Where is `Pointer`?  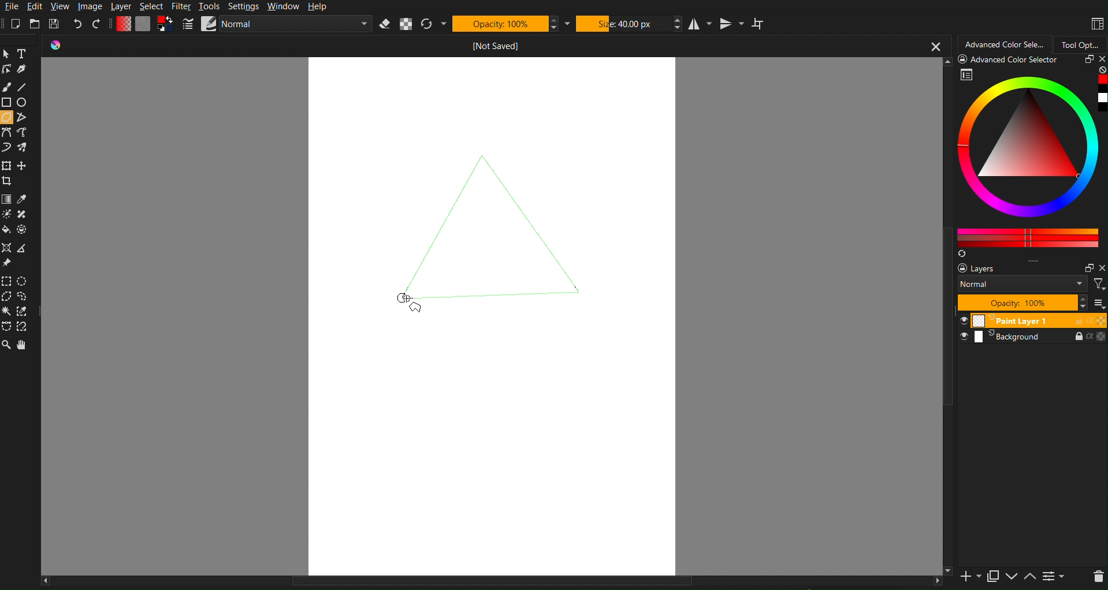
Pointer is located at coordinates (8, 54).